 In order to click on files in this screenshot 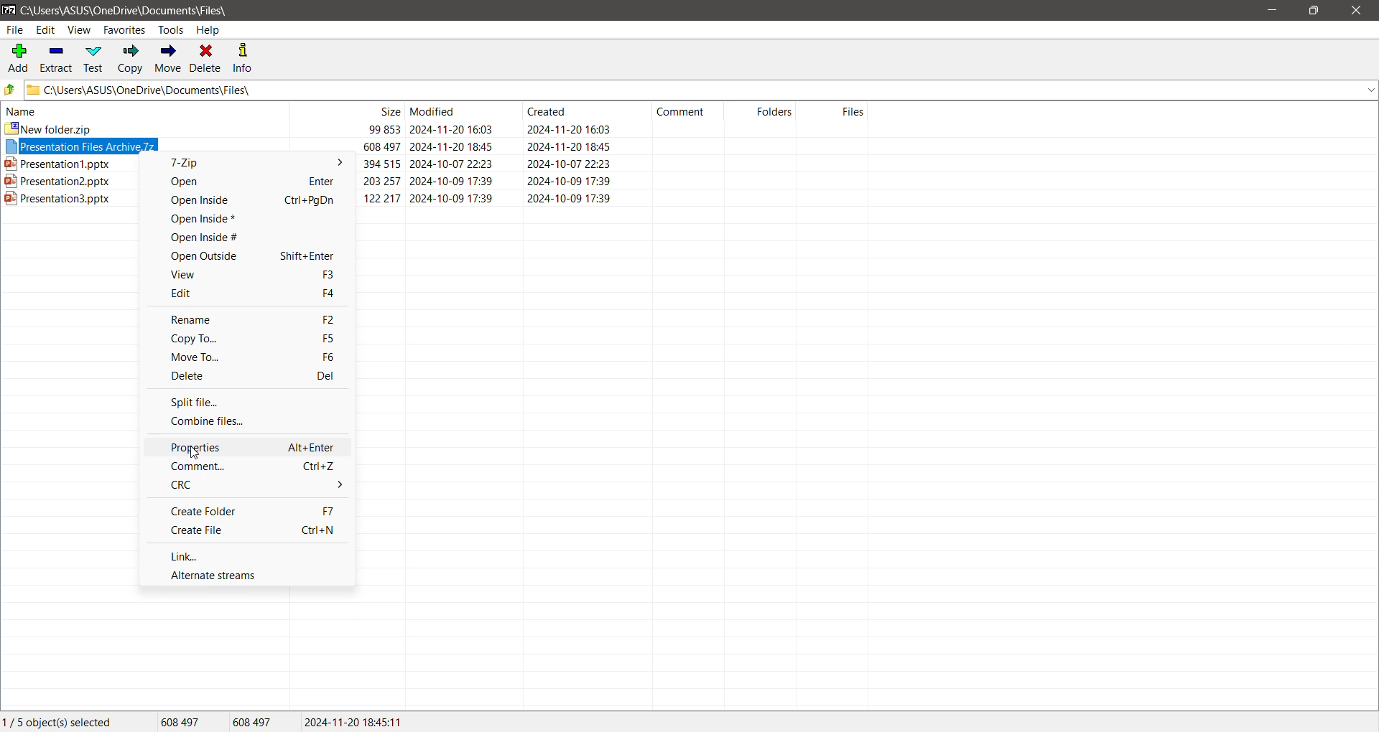, I will do `click(836, 111)`.